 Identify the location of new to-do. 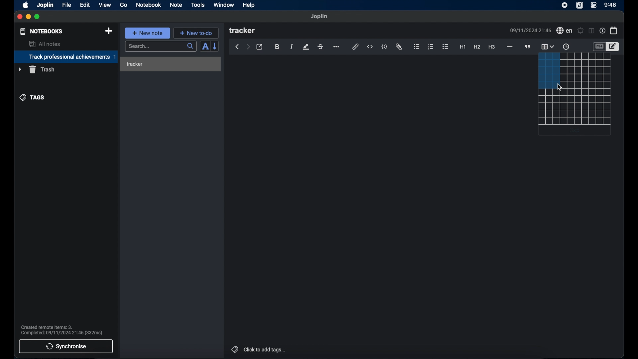
(196, 33).